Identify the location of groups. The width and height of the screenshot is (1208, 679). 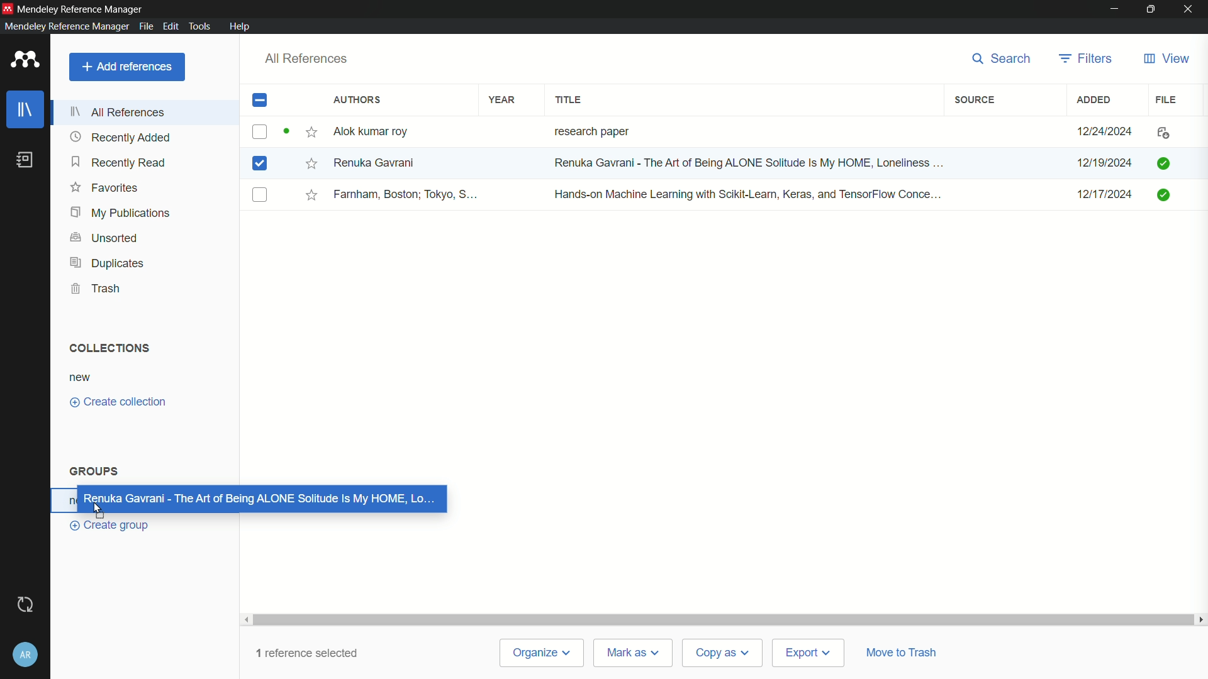
(94, 471).